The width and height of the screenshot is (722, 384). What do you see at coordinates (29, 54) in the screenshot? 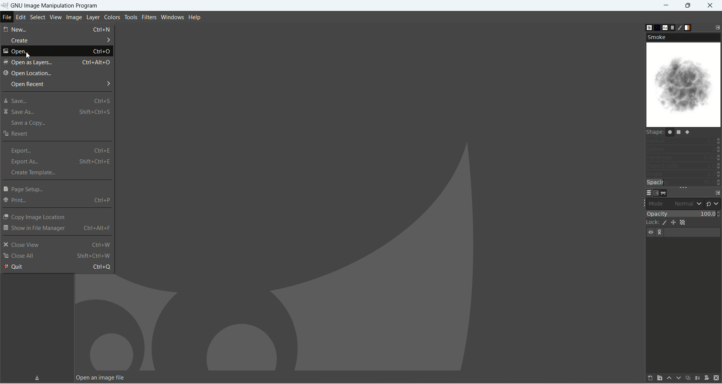
I see `Cursor` at bounding box center [29, 54].